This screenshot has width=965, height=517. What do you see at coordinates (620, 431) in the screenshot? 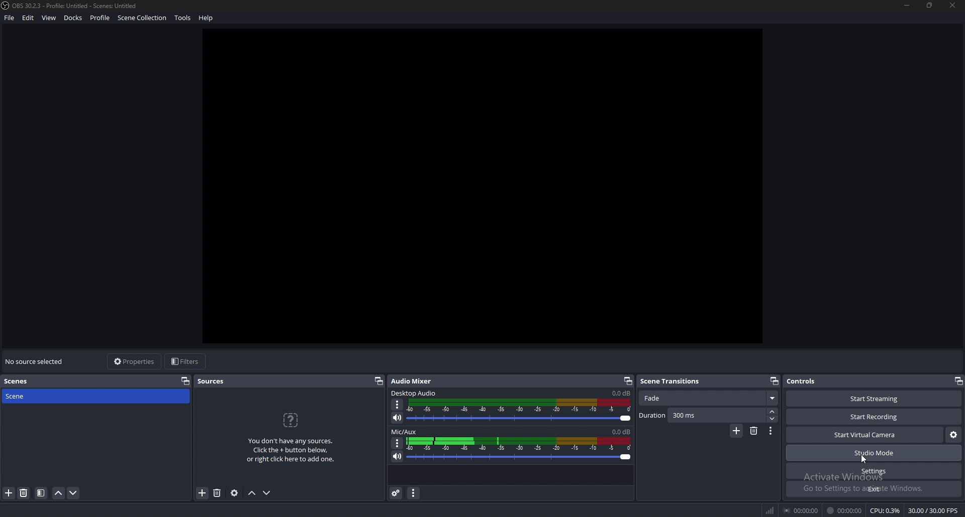
I see `mic/aux sound` at bounding box center [620, 431].